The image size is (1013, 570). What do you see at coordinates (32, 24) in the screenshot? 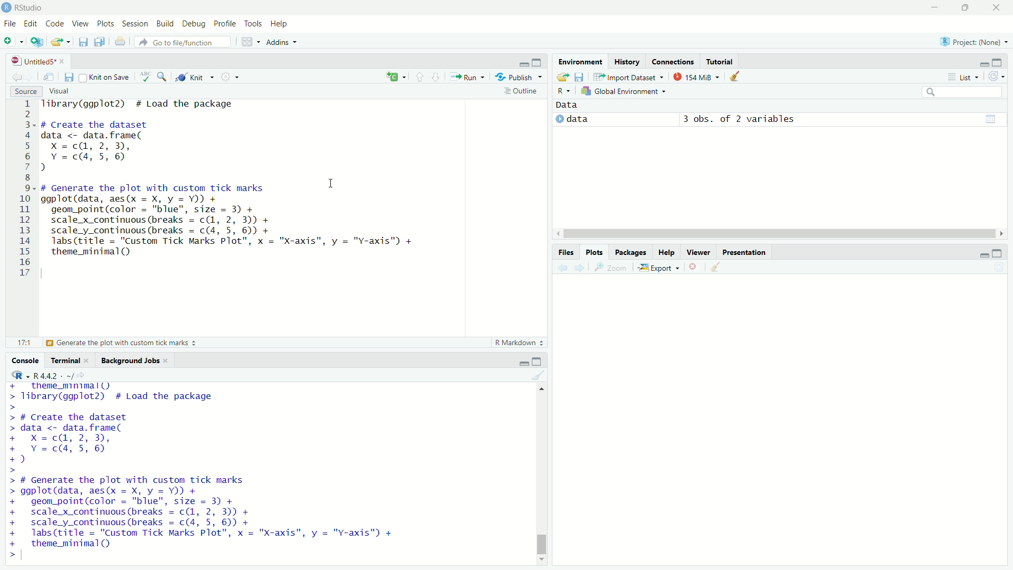
I see `edit` at bounding box center [32, 24].